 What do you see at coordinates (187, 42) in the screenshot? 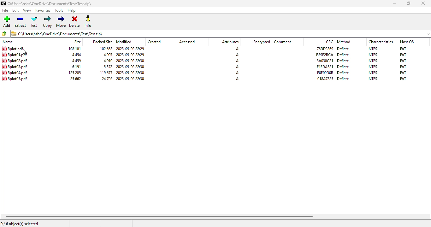
I see `accessed` at bounding box center [187, 42].